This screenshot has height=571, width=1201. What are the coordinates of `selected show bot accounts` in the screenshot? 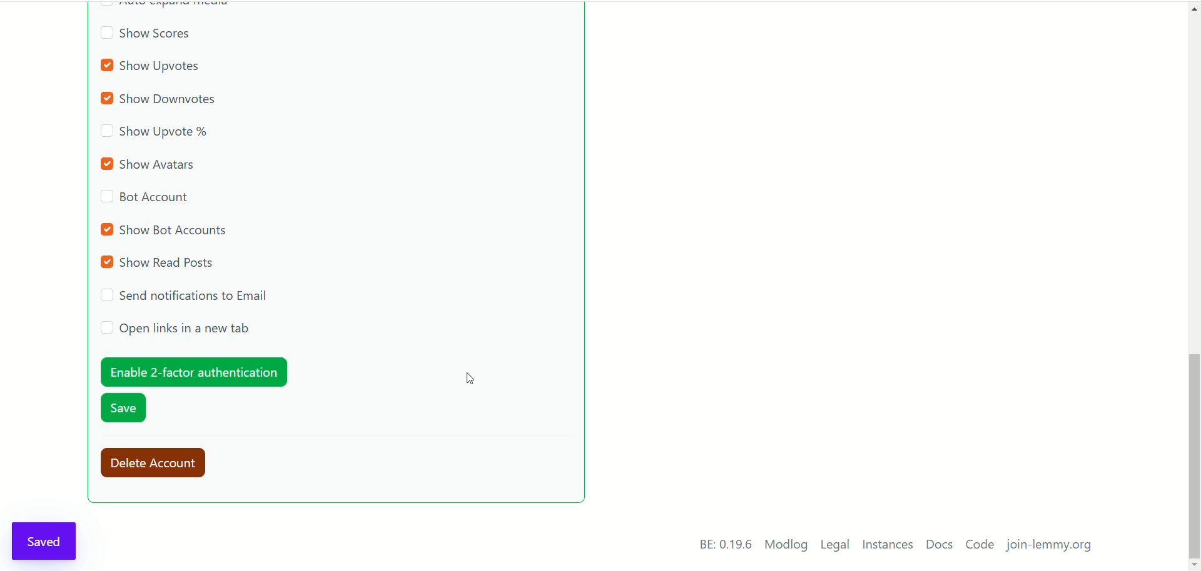 It's located at (166, 229).